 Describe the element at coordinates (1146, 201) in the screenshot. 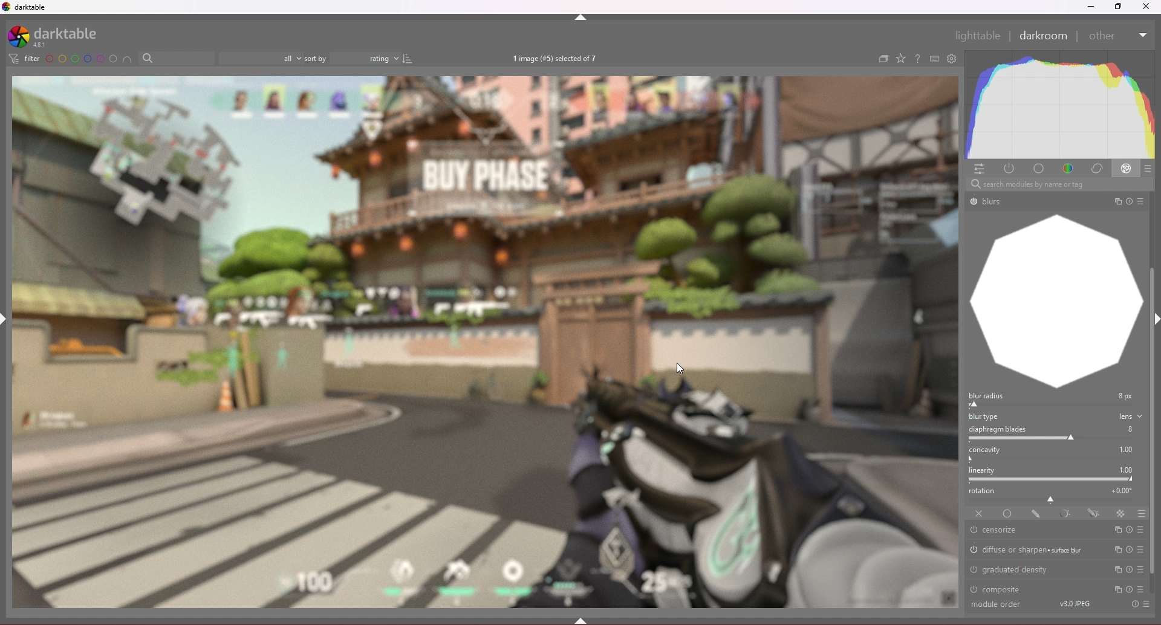

I see `` at that location.